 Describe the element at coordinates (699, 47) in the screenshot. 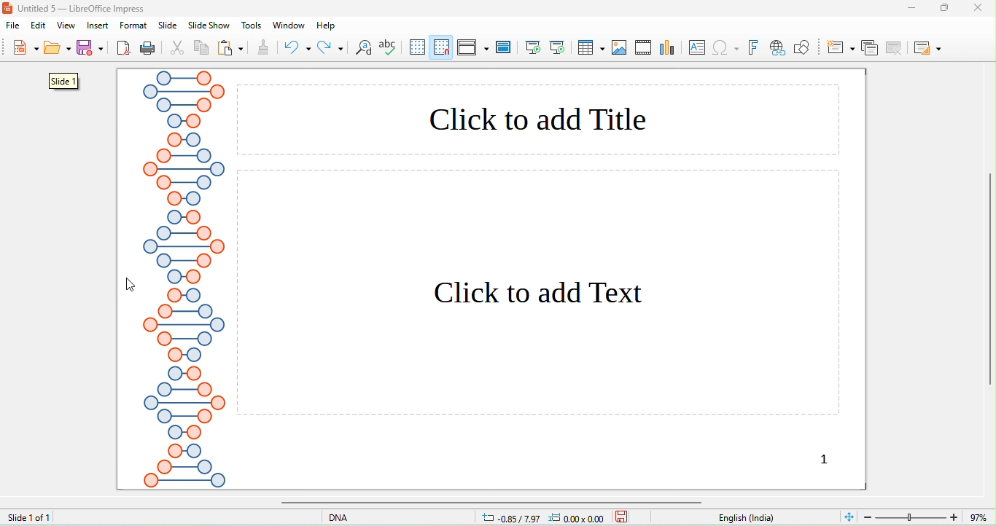

I see `text box` at that location.